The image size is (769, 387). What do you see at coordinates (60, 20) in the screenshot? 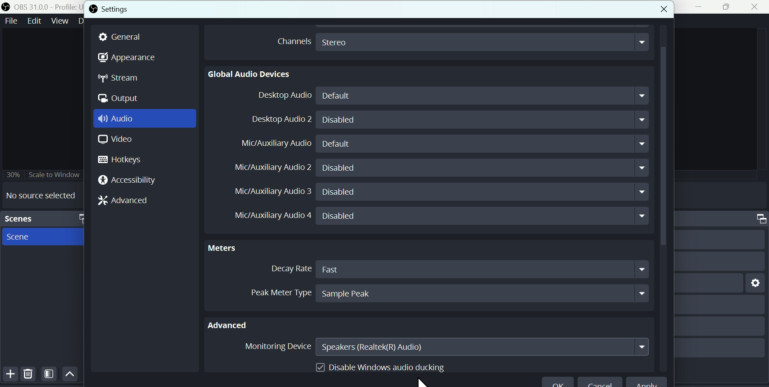
I see `Views` at bounding box center [60, 20].